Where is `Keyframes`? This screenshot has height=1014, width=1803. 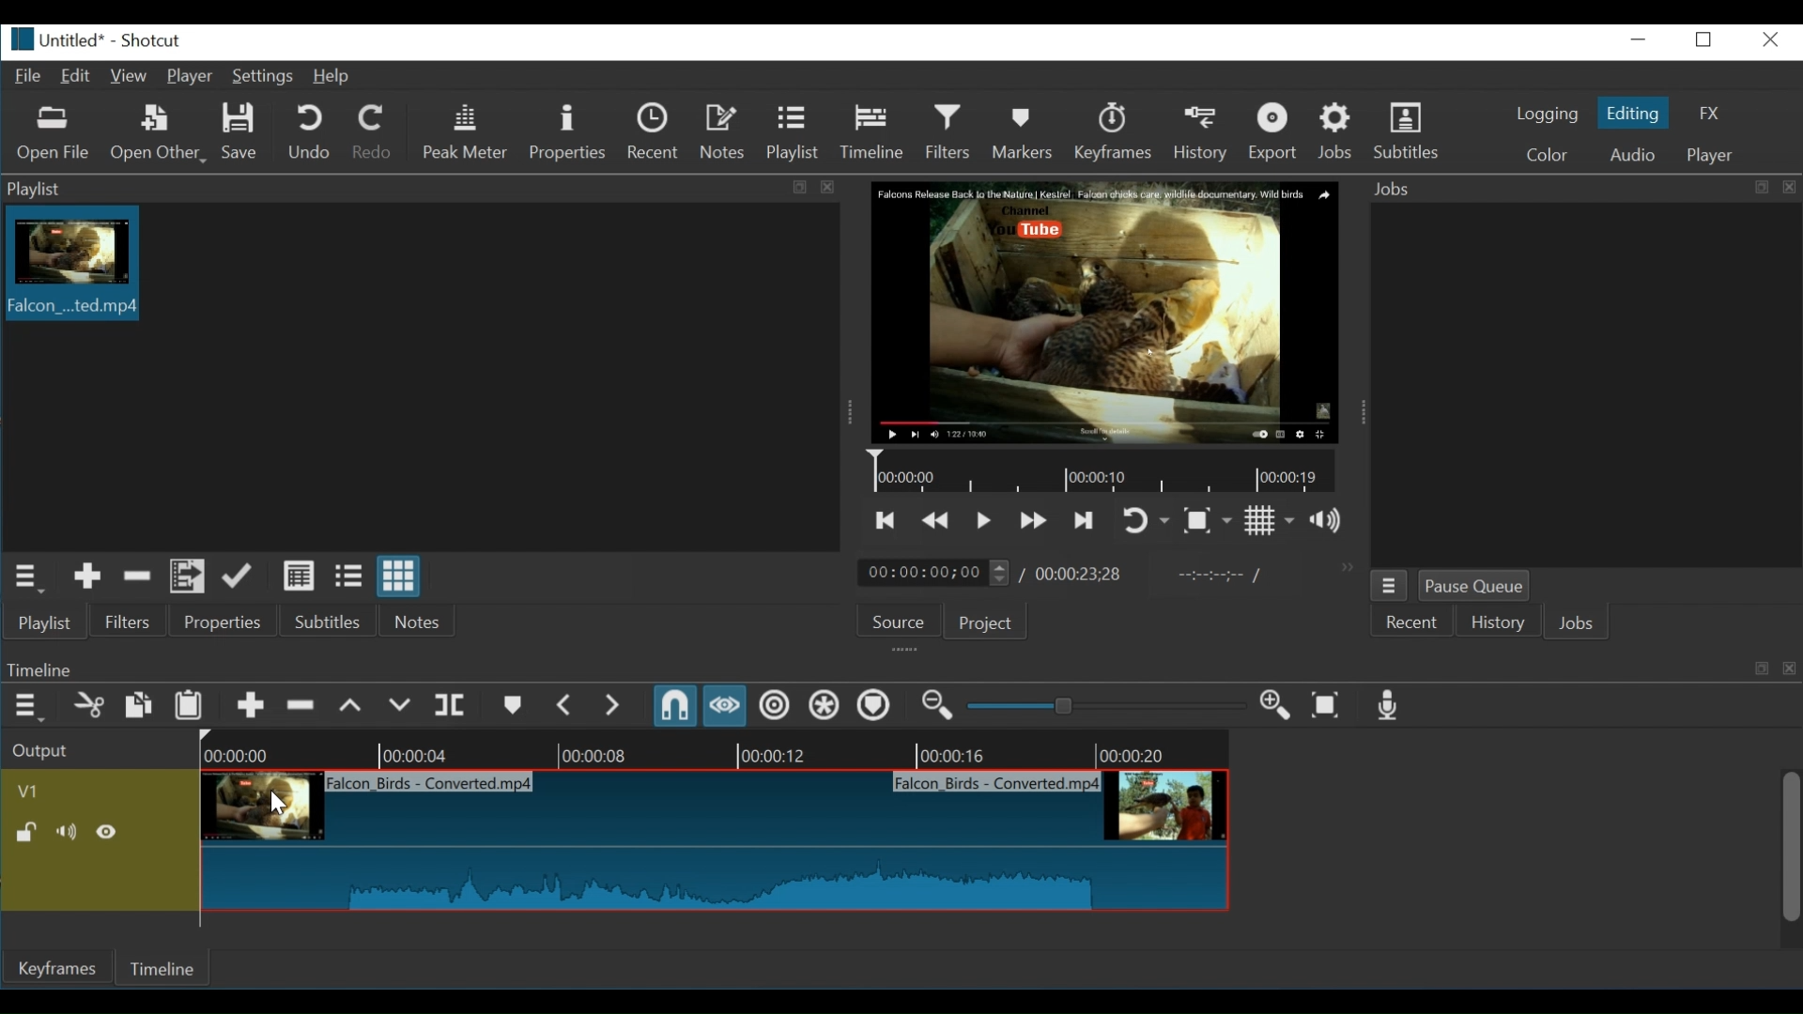 Keyframes is located at coordinates (1118, 131).